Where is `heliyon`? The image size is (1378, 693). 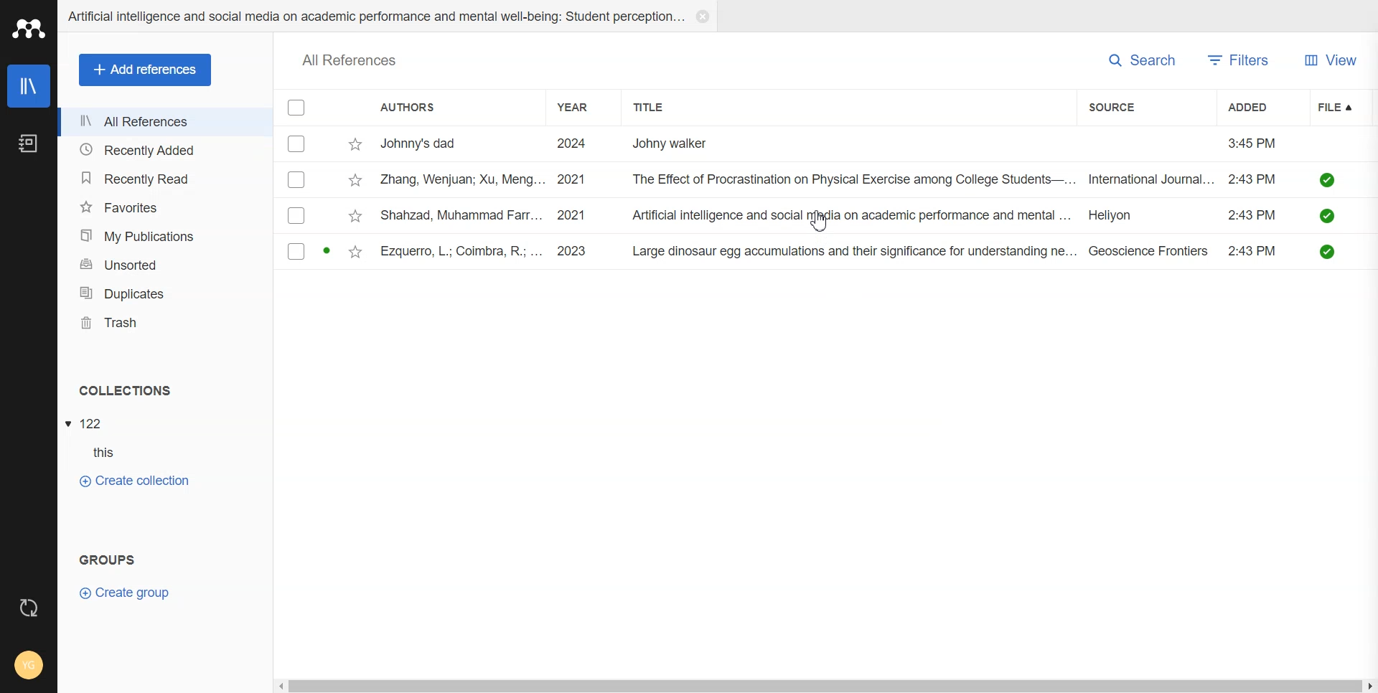
heliyon is located at coordinates (1151, 214).